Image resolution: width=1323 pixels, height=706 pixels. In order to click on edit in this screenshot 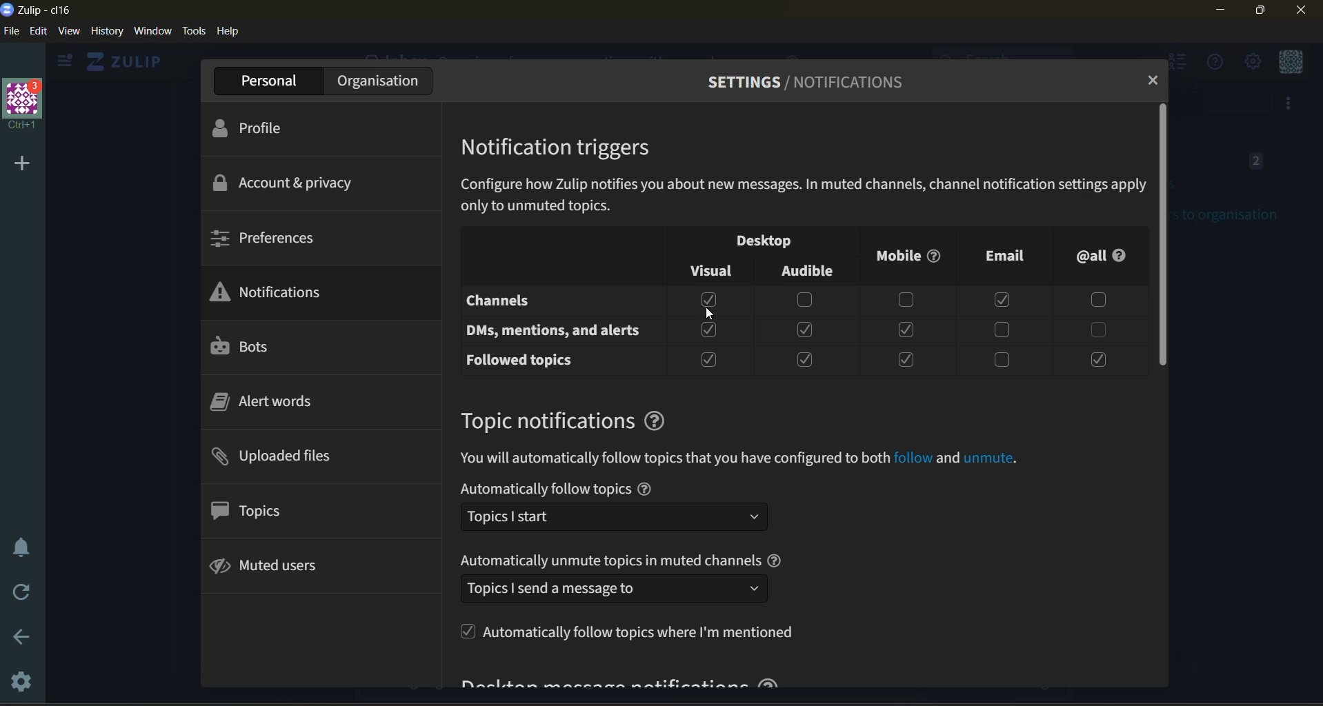, I will do `click(37, 30)`.